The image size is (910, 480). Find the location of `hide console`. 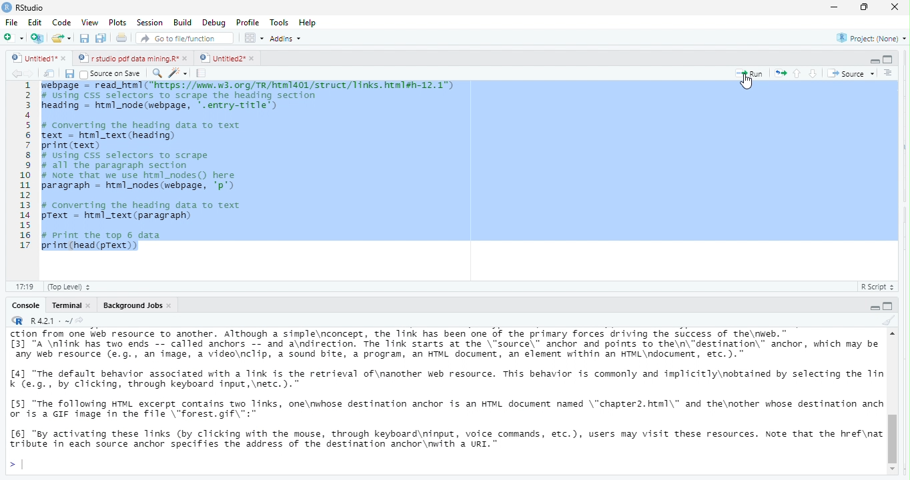

hide console is located at coordinates (887, 306).